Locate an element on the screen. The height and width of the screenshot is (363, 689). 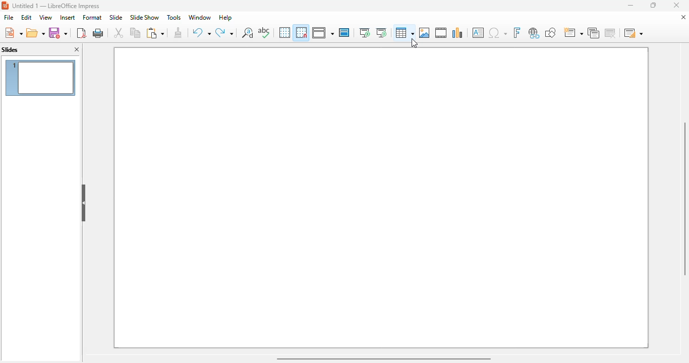
master slide is located at coordinates (344, 32).